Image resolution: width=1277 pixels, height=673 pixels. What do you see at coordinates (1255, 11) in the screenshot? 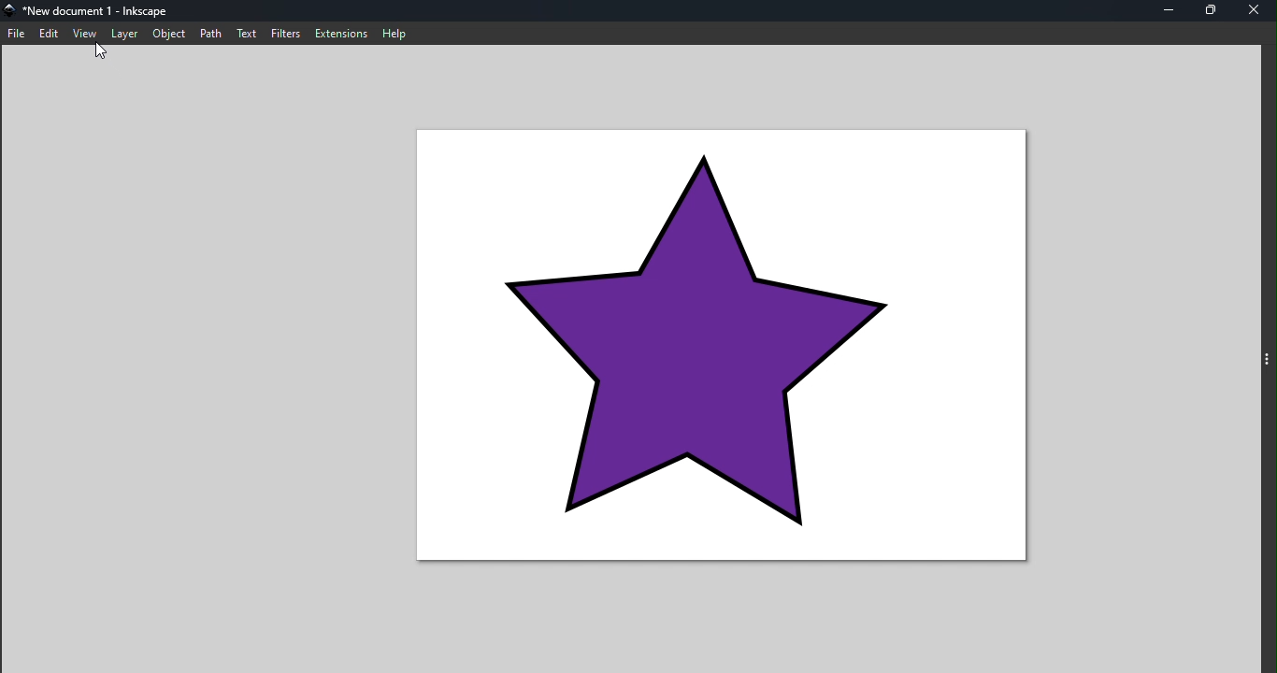
I see `Close` at bounding box center [1255, 11].